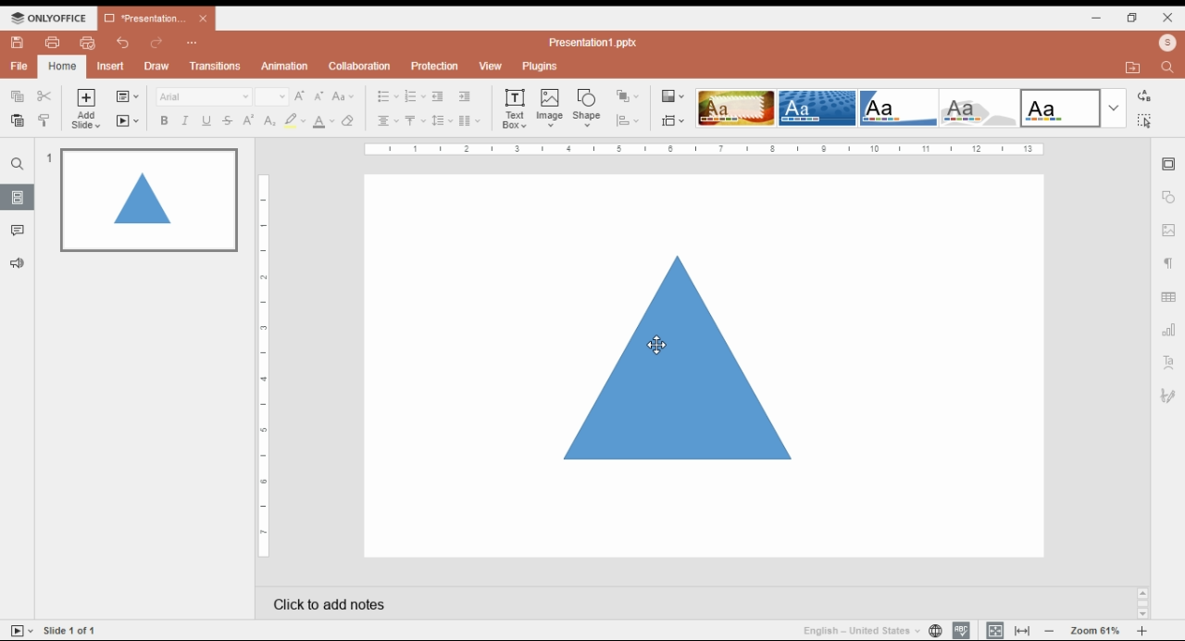  I want to click on search, so click(19, 163).